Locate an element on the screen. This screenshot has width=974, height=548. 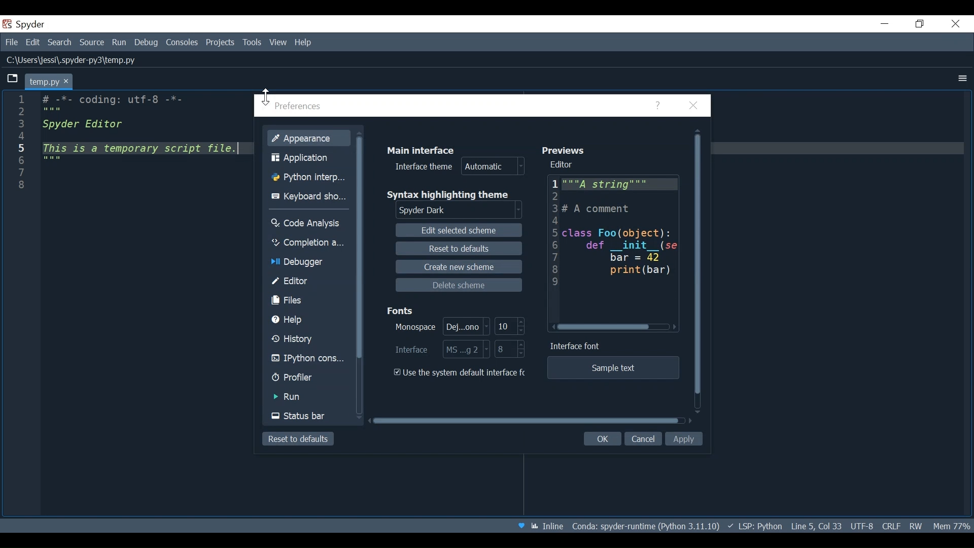
Scroll left is located at coordinates (552, 327).